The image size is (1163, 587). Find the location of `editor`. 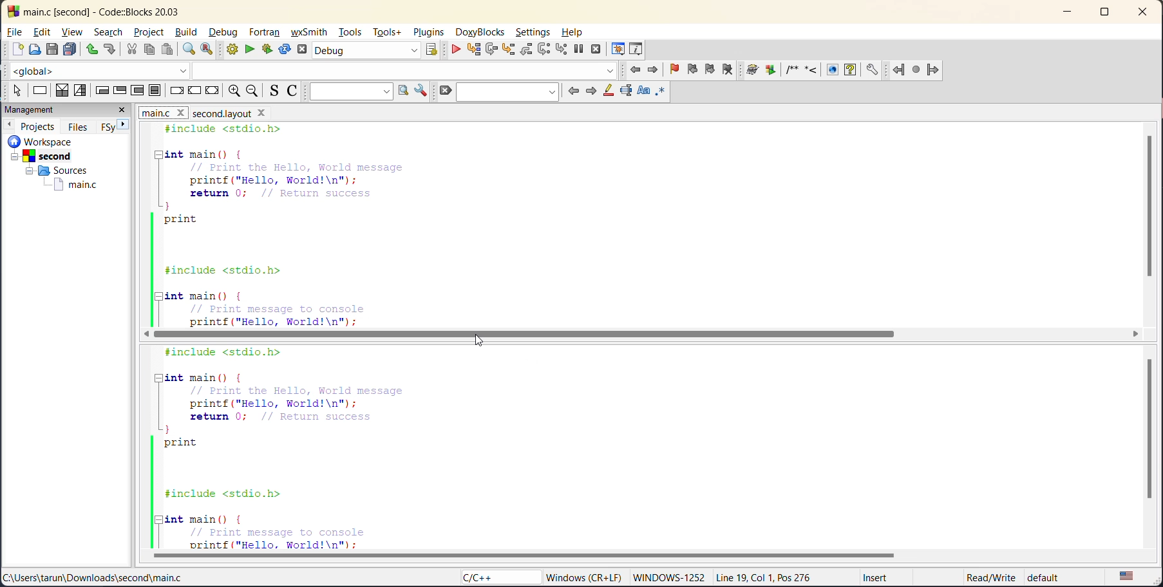

editor is located at coordinates (589, 225).